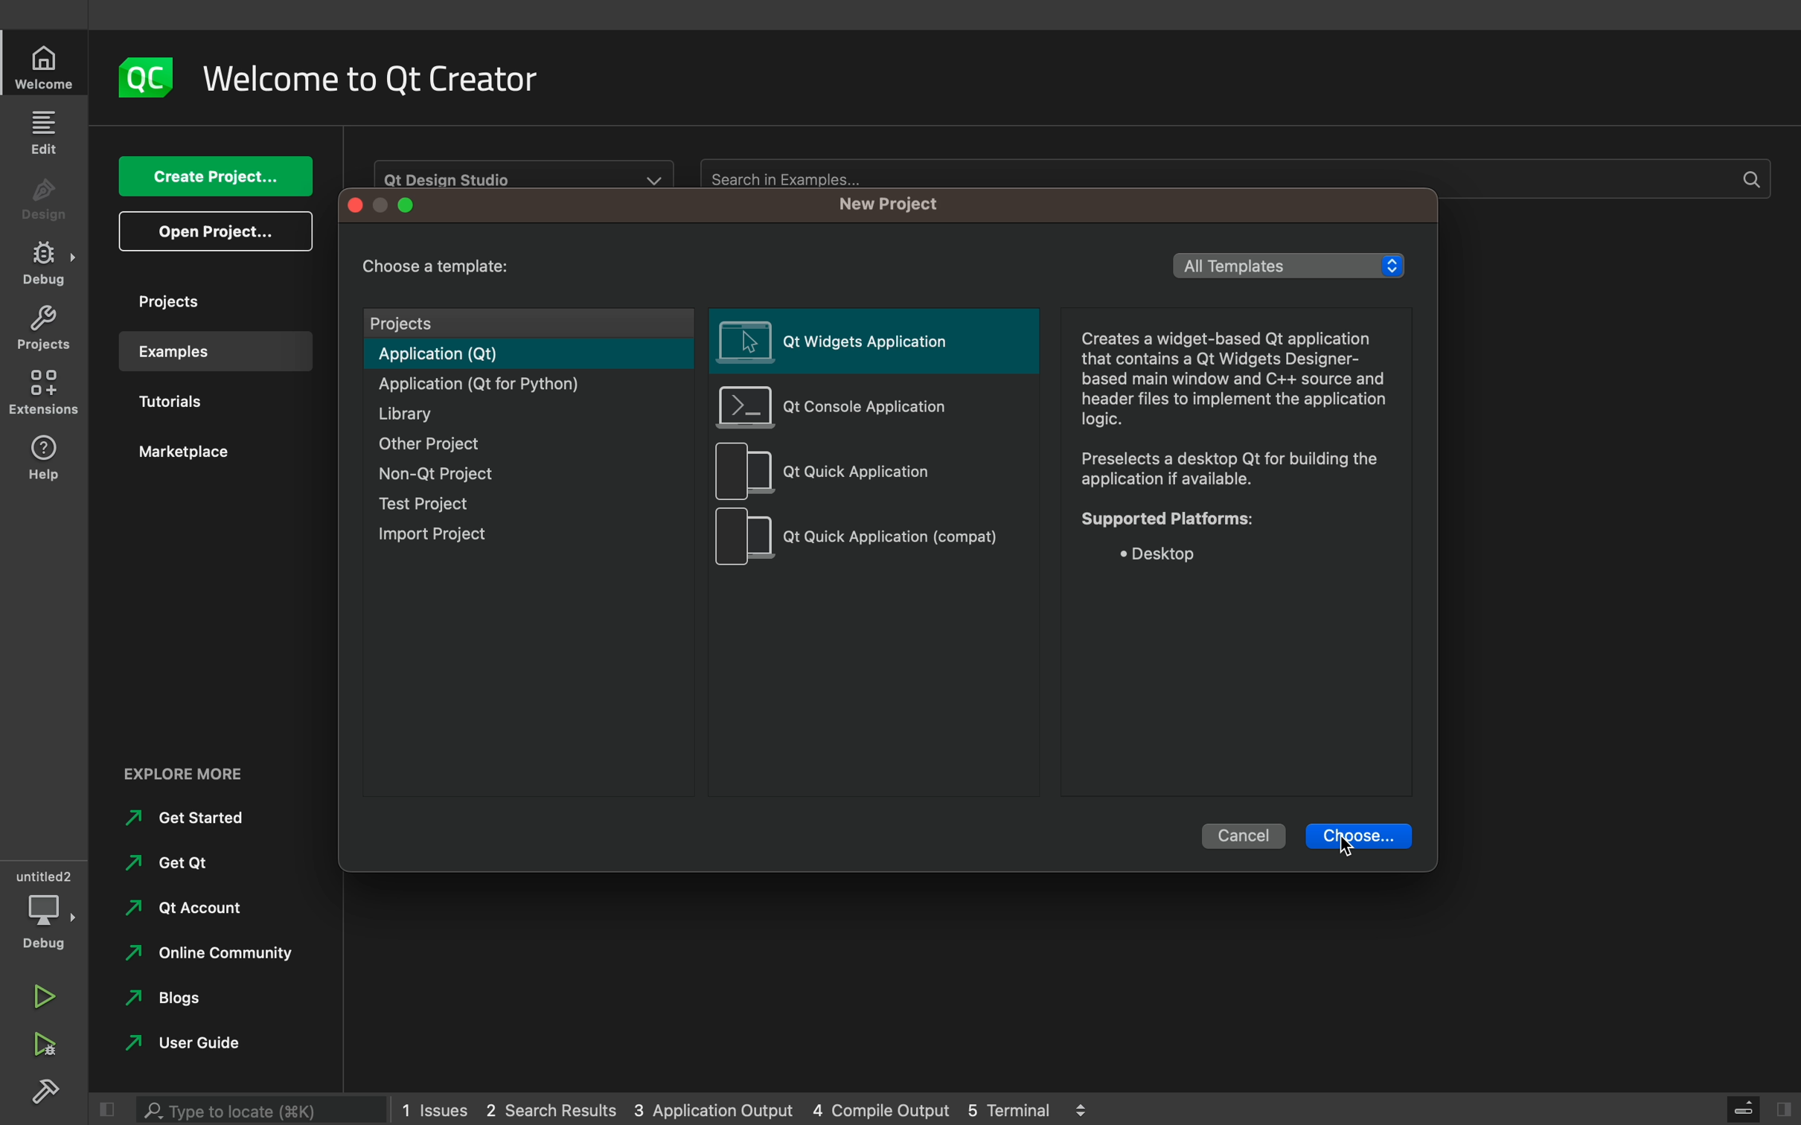  Describe the element at coordinates (848, 472) in the screenshot. I see `qt quick application` at that location.